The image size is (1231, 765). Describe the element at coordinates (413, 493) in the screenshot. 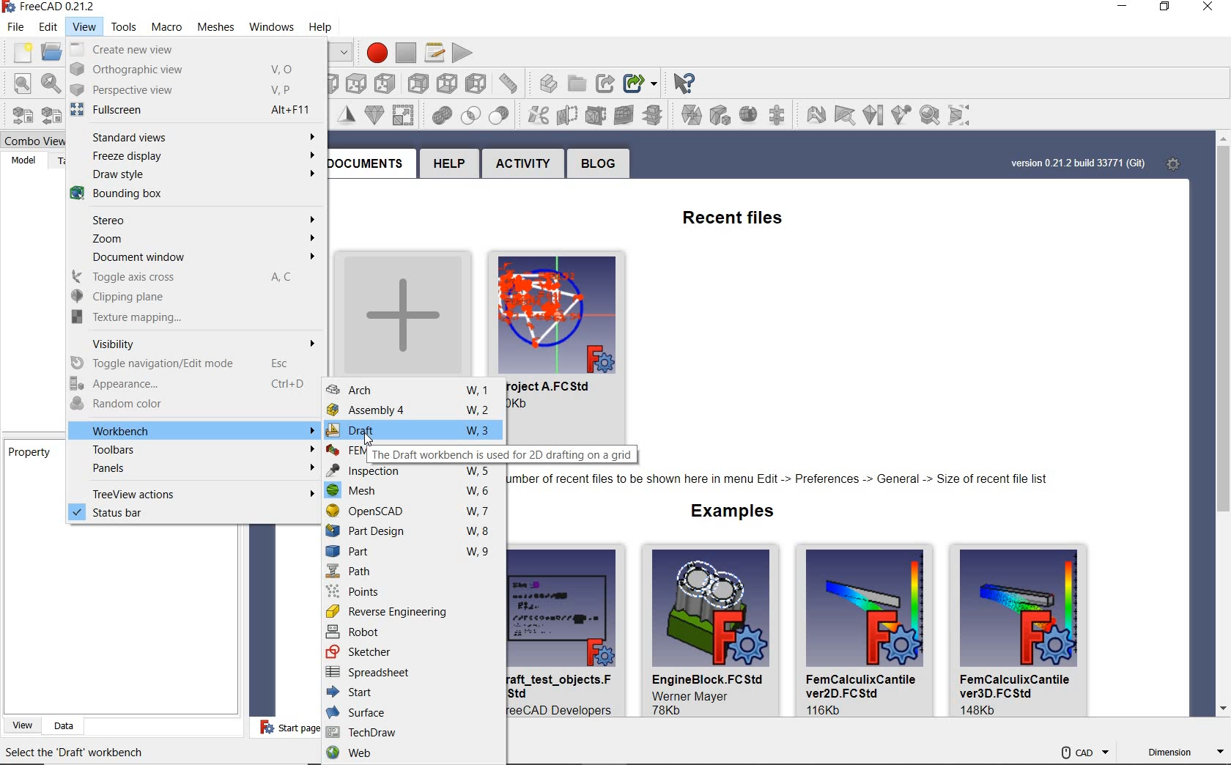

I see `mesh` at that location.